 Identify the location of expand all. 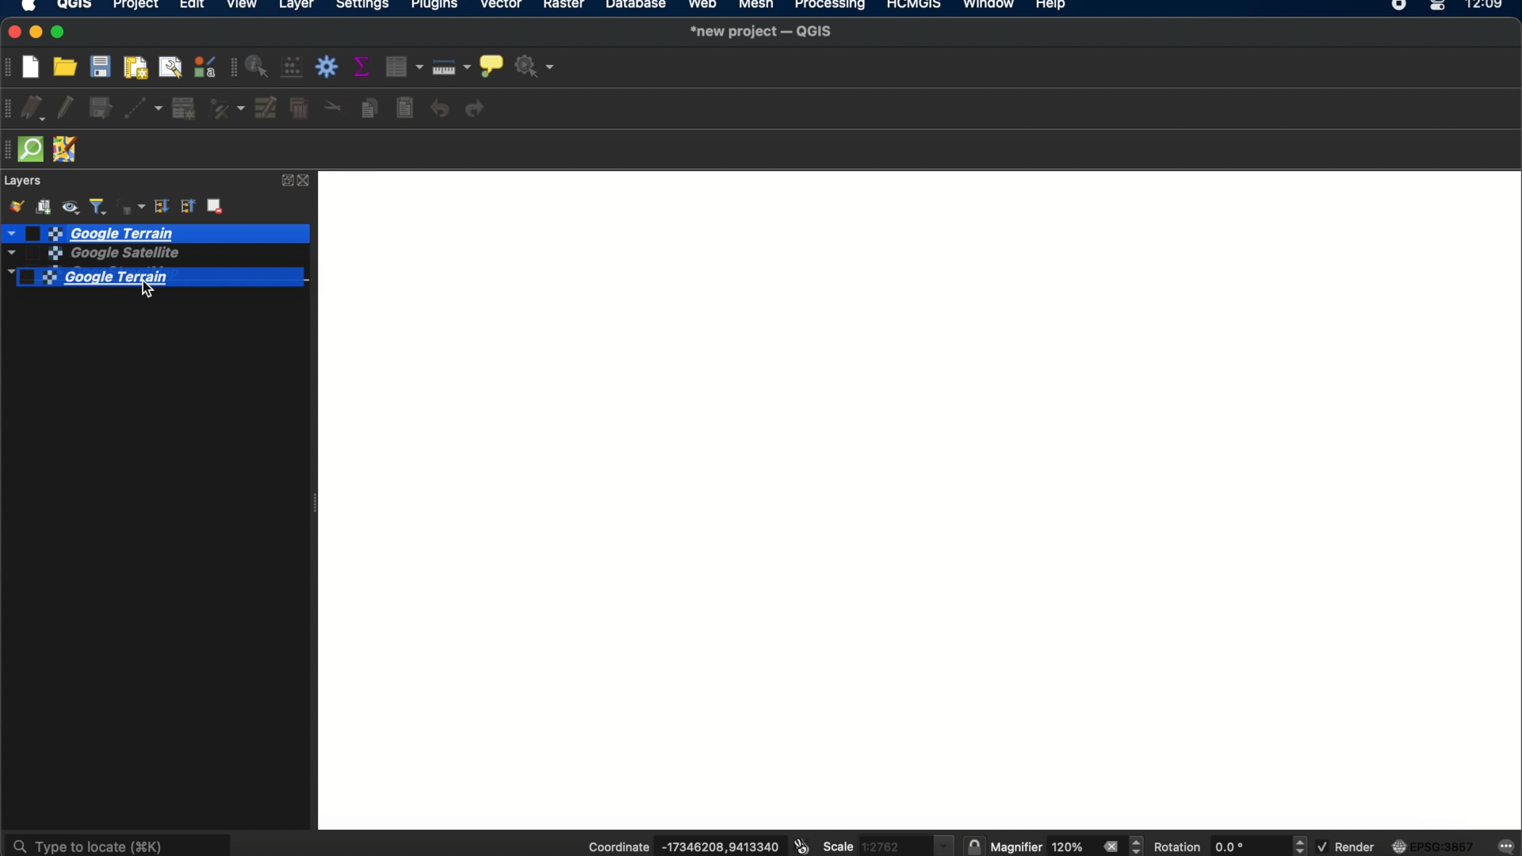
(161, 207).